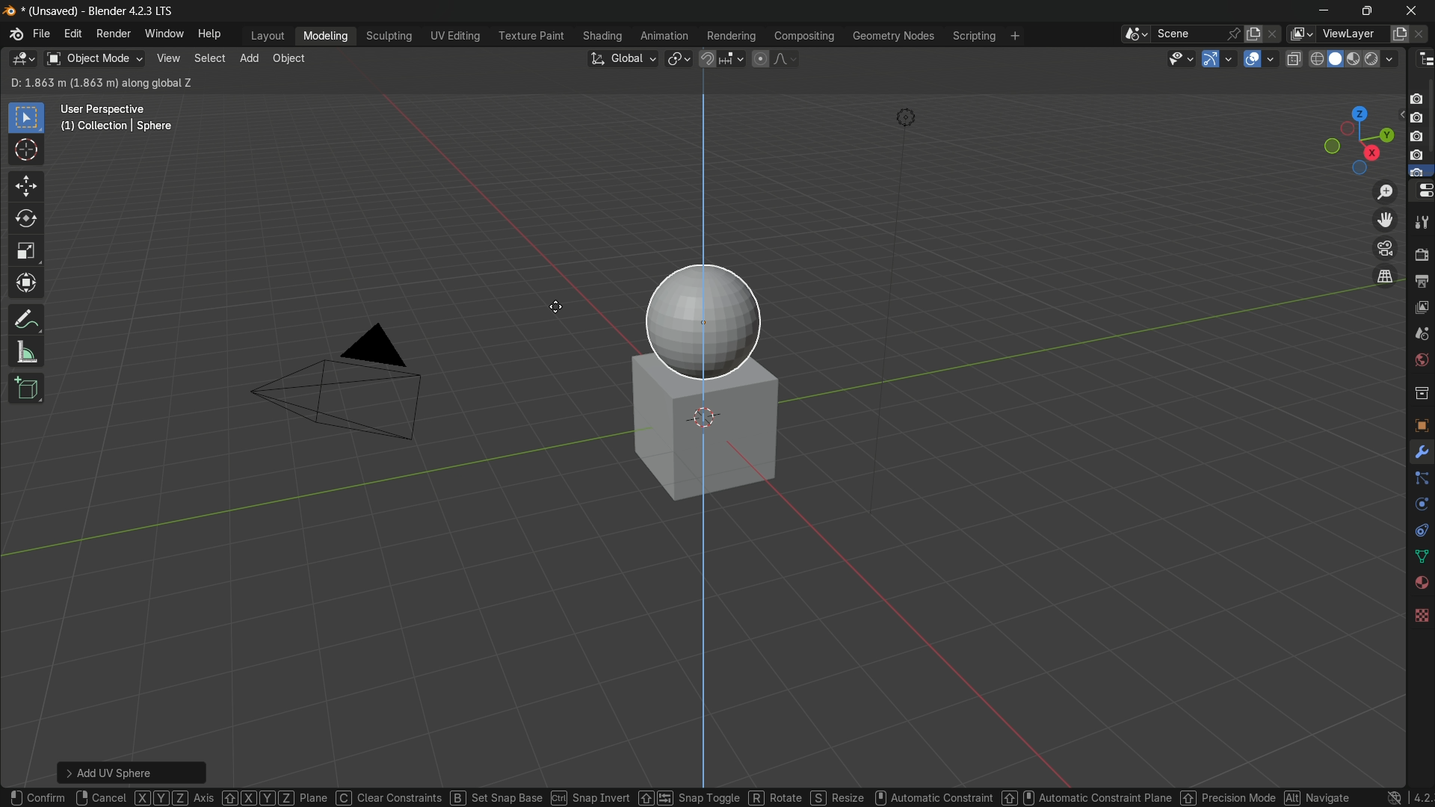 This screenshot has height=807, width=1435. I want to click on close app, so click(1414, 10).